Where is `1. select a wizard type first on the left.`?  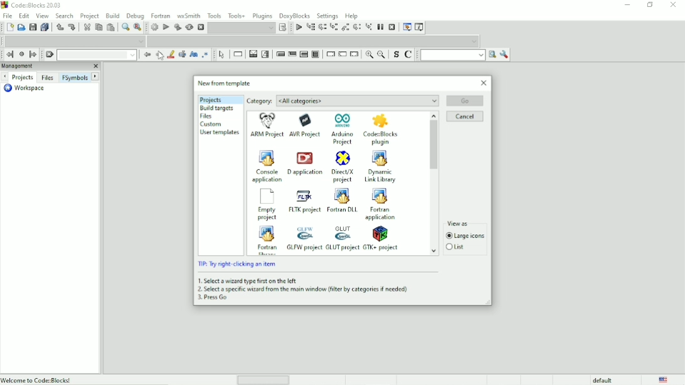
1. select a wizard type first on the left. is located at coordinates (248, 280).